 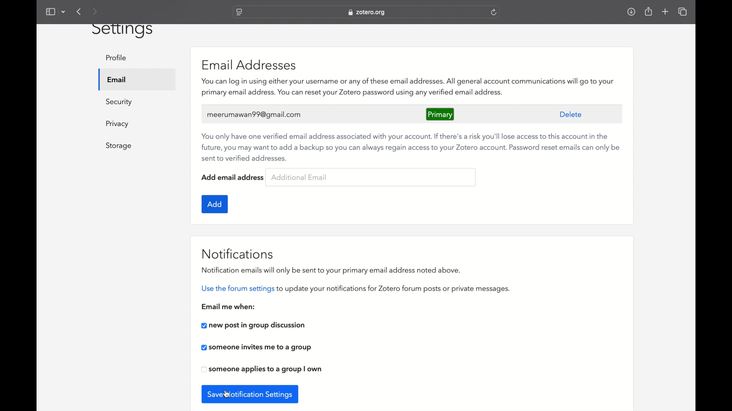 I want to click on notifications, so click(x=238, y=253).